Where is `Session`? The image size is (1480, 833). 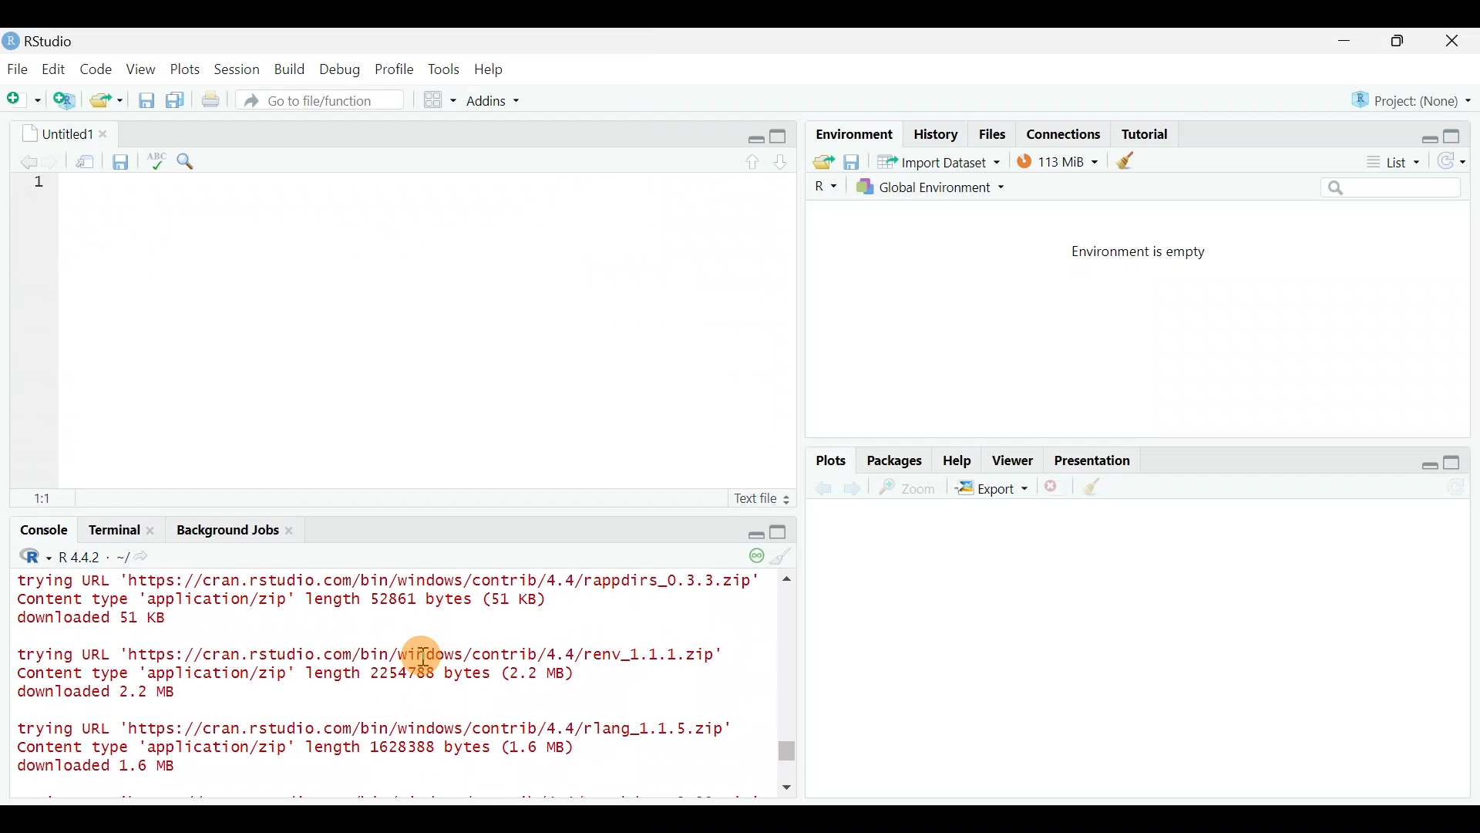 Session is located at coordinates (240, 69).